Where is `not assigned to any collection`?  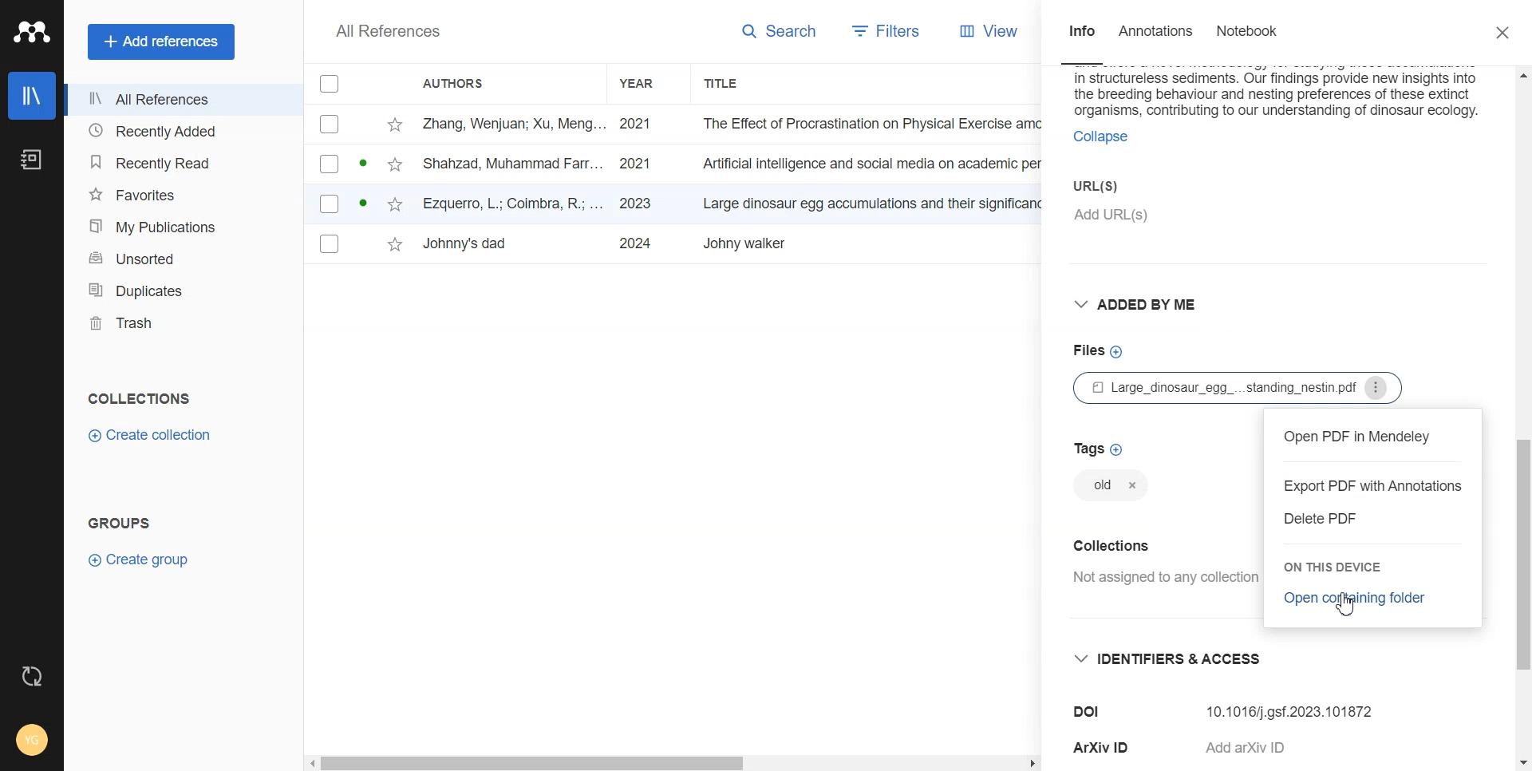
not assigned to any collection is located at coordinates (1163, 579).